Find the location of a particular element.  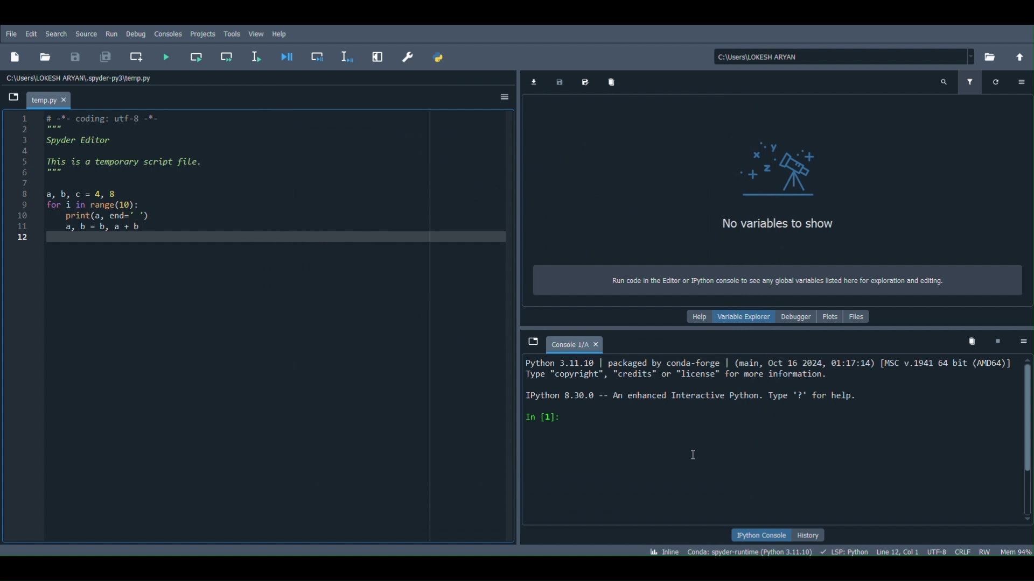

Completions, linting , code folding and symbols is located at coordinates (847, 551).